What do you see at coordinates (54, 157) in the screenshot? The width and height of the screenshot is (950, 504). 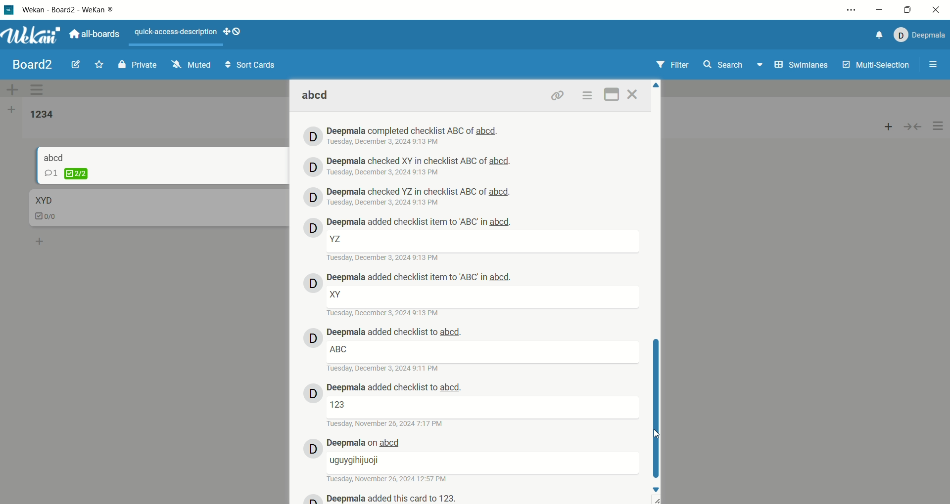 I see `card title` at bounding box center [54, 157].